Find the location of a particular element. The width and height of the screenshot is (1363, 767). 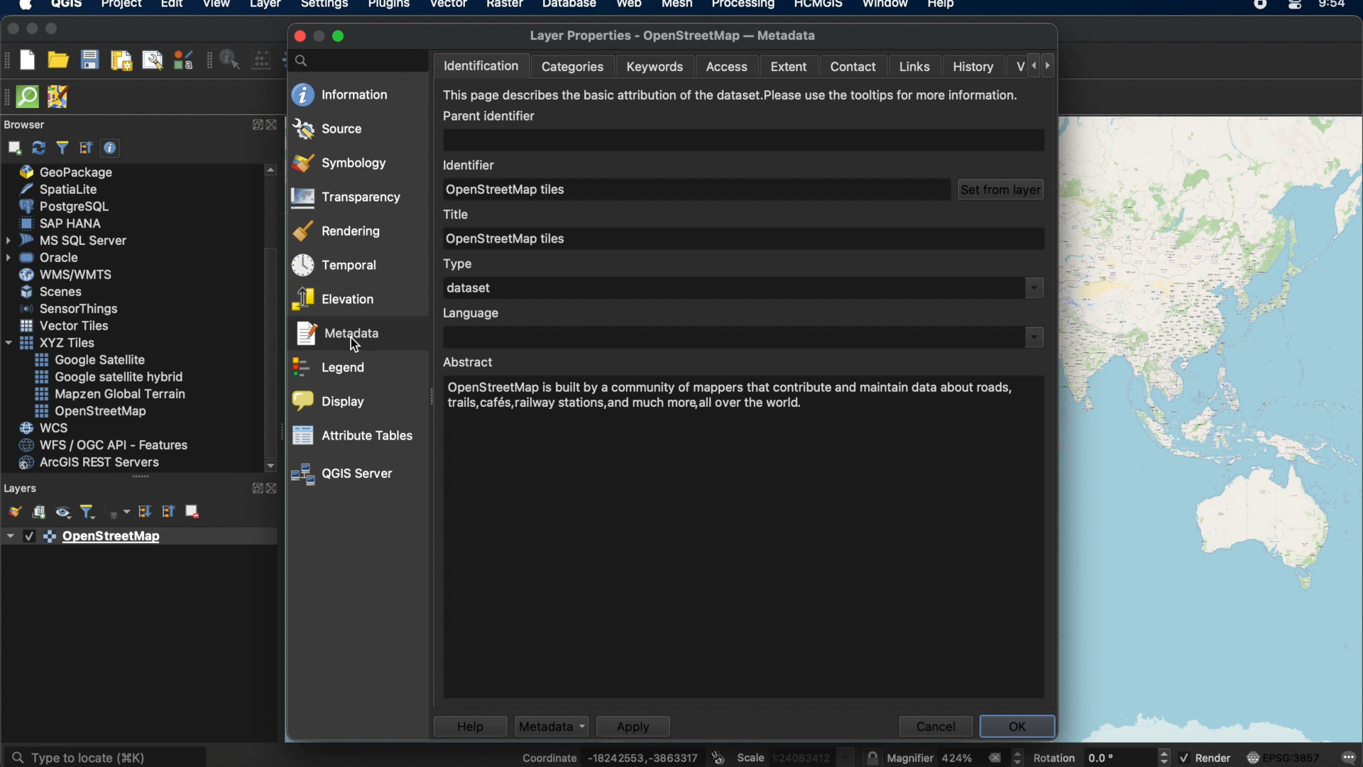

set from layer is located at coordinates (1000, 190).